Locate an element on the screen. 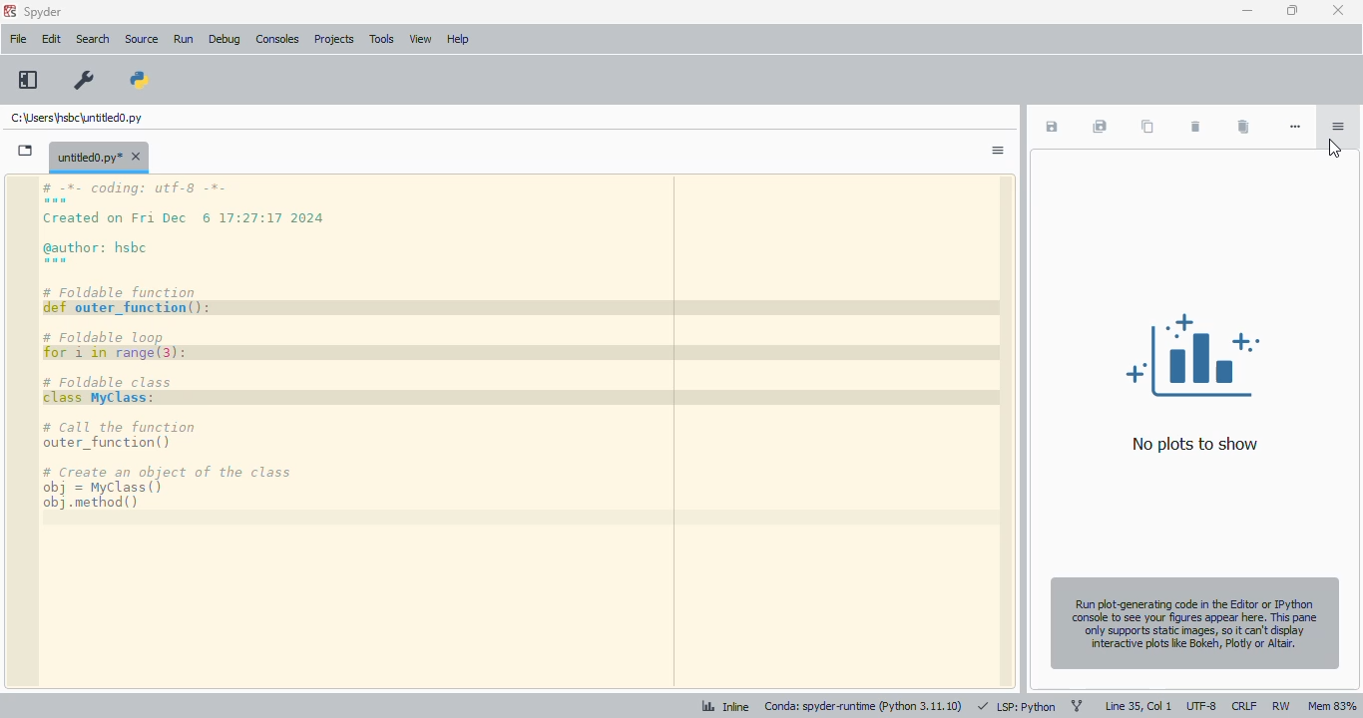  mem 83% is located at coordinates (1332, 705).